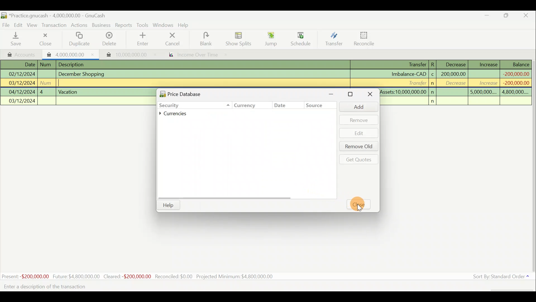 Image resolution: width=536 pixels, height=302 pixels. Describe the element at coordinates (269, 39) in the screenshot. I see `Jump` at that location.